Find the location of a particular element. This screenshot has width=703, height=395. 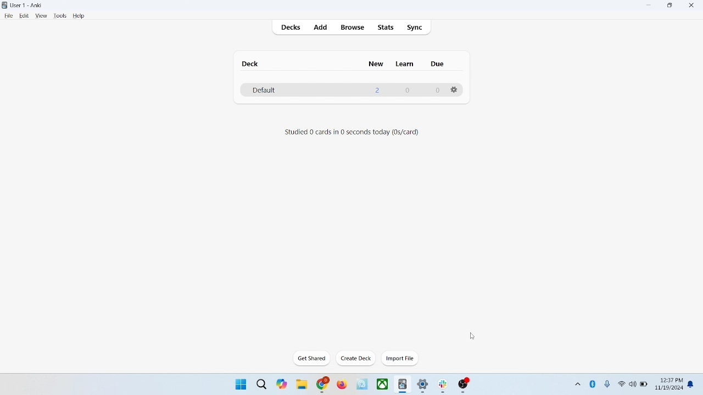

settings is located at coordinates (423, 386).